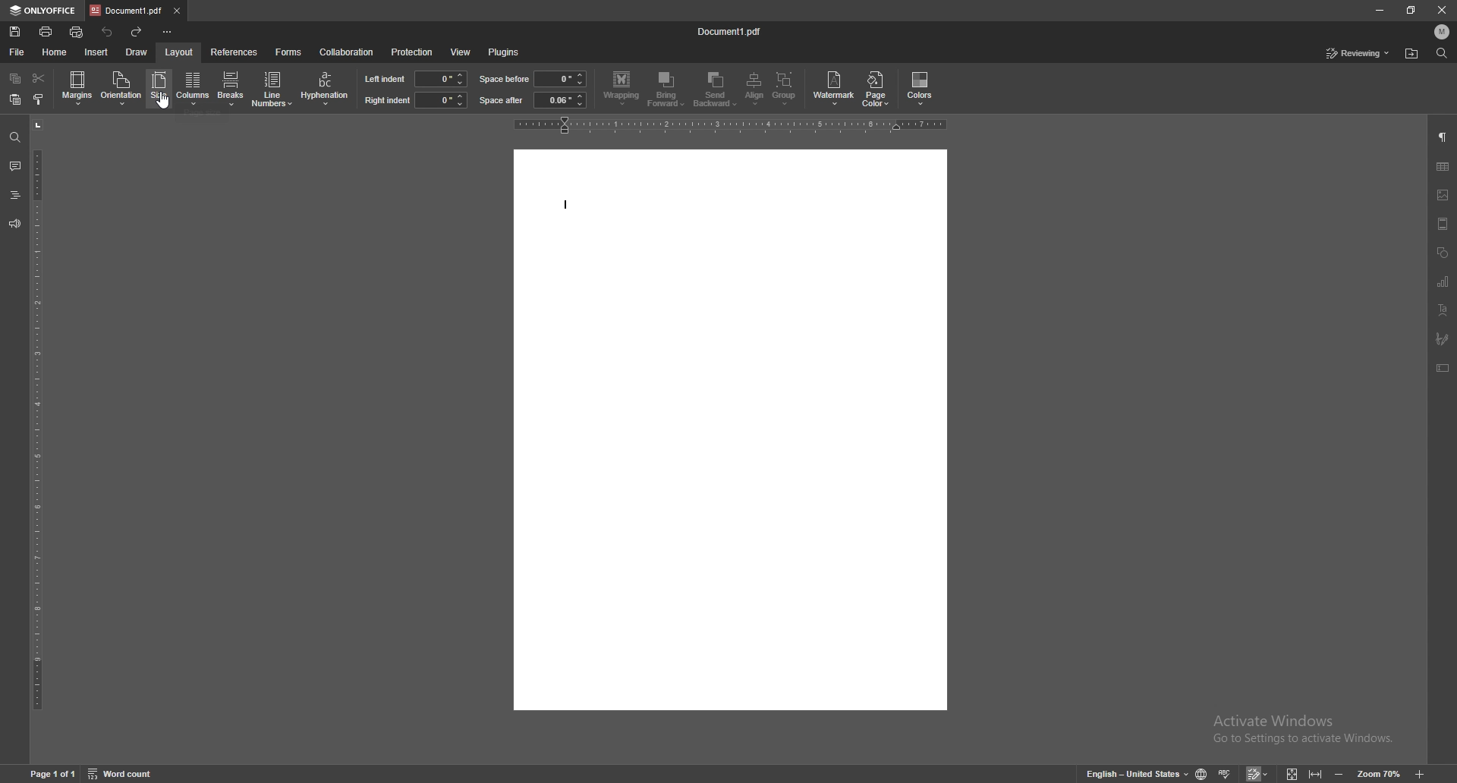 This screenshot has width=1457, height=783. I want to click on print, so click(47, 32).